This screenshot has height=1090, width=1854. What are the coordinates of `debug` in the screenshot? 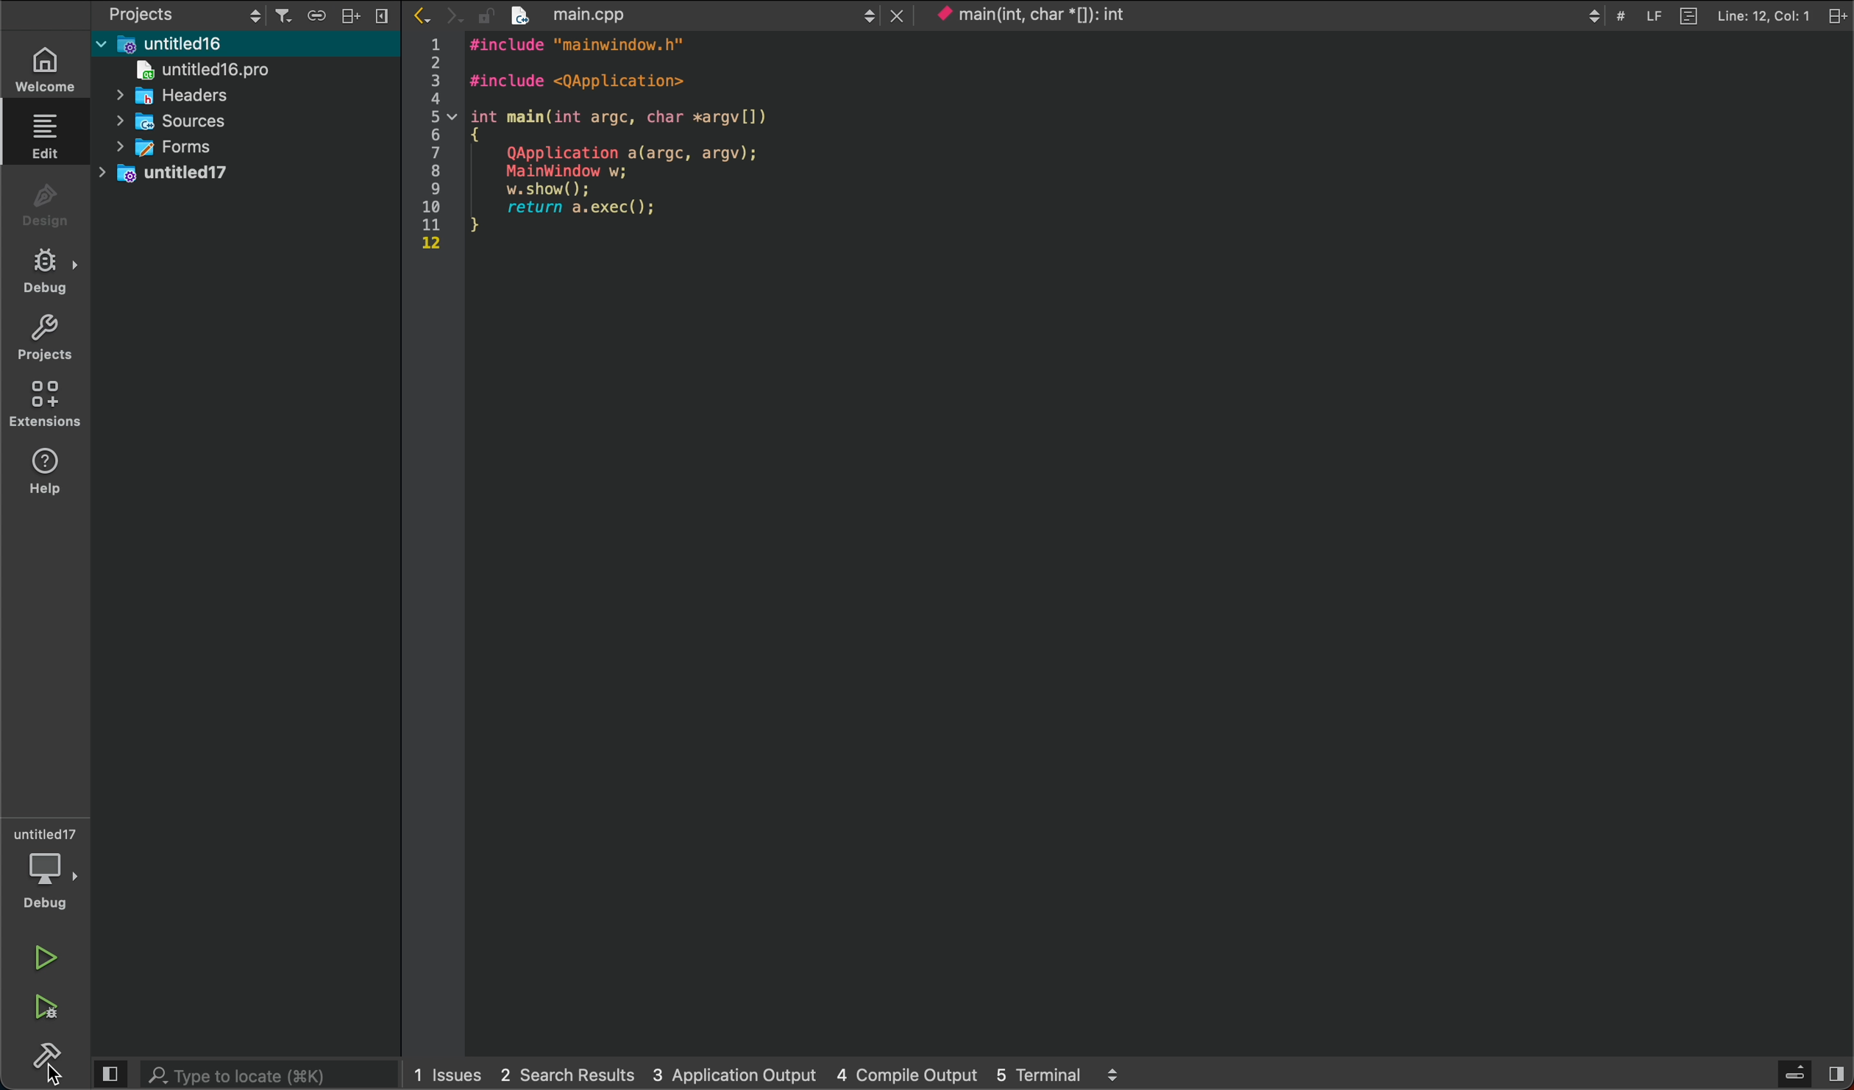 It's located at (43, 269).